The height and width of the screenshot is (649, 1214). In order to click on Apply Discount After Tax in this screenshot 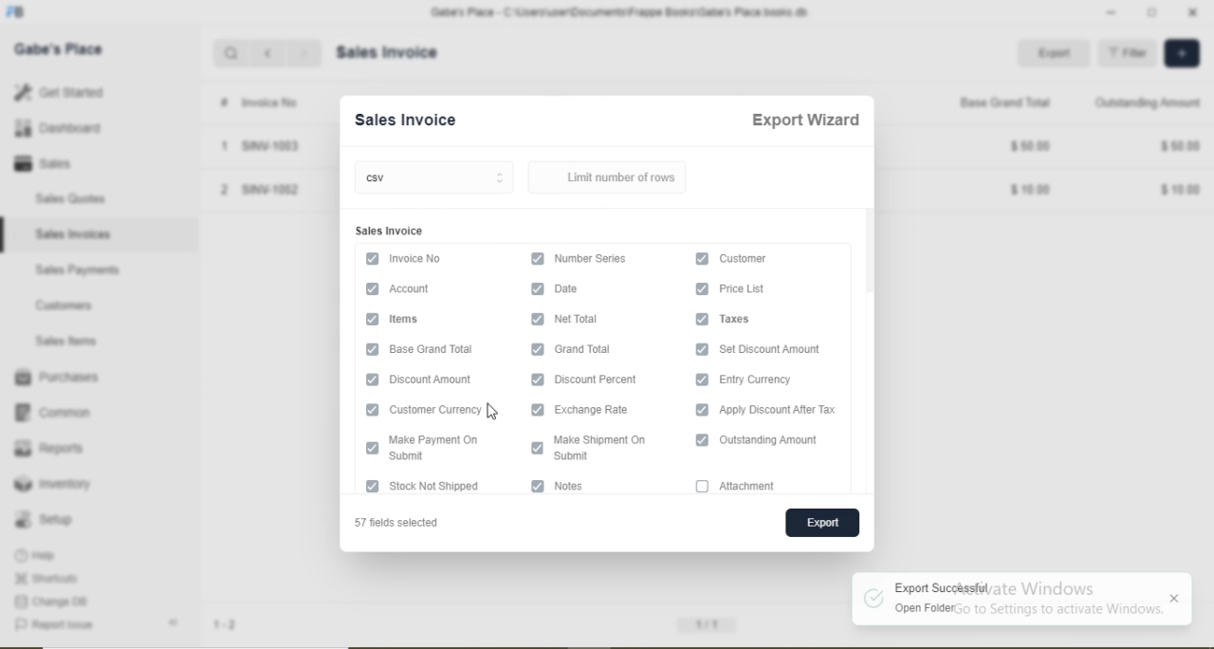, I will do `click(787, 410)`.